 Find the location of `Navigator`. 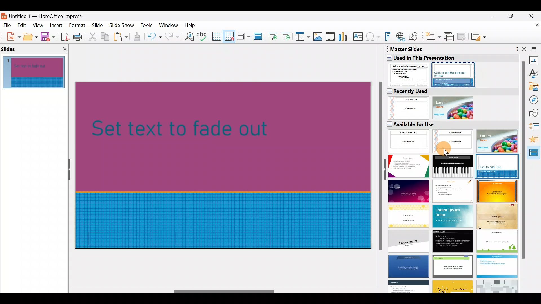

Navigator is located at coordinates (534, 100).